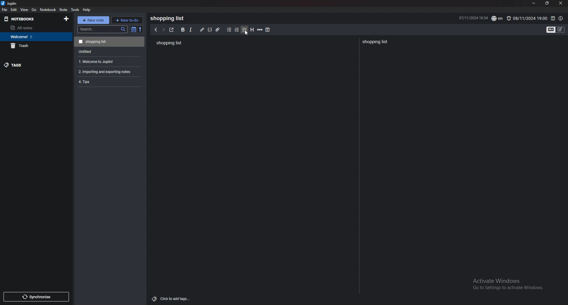  What do you see at coordinates (210, 30) in the screenshot?
I see `code` at bounding box center [210, 30].